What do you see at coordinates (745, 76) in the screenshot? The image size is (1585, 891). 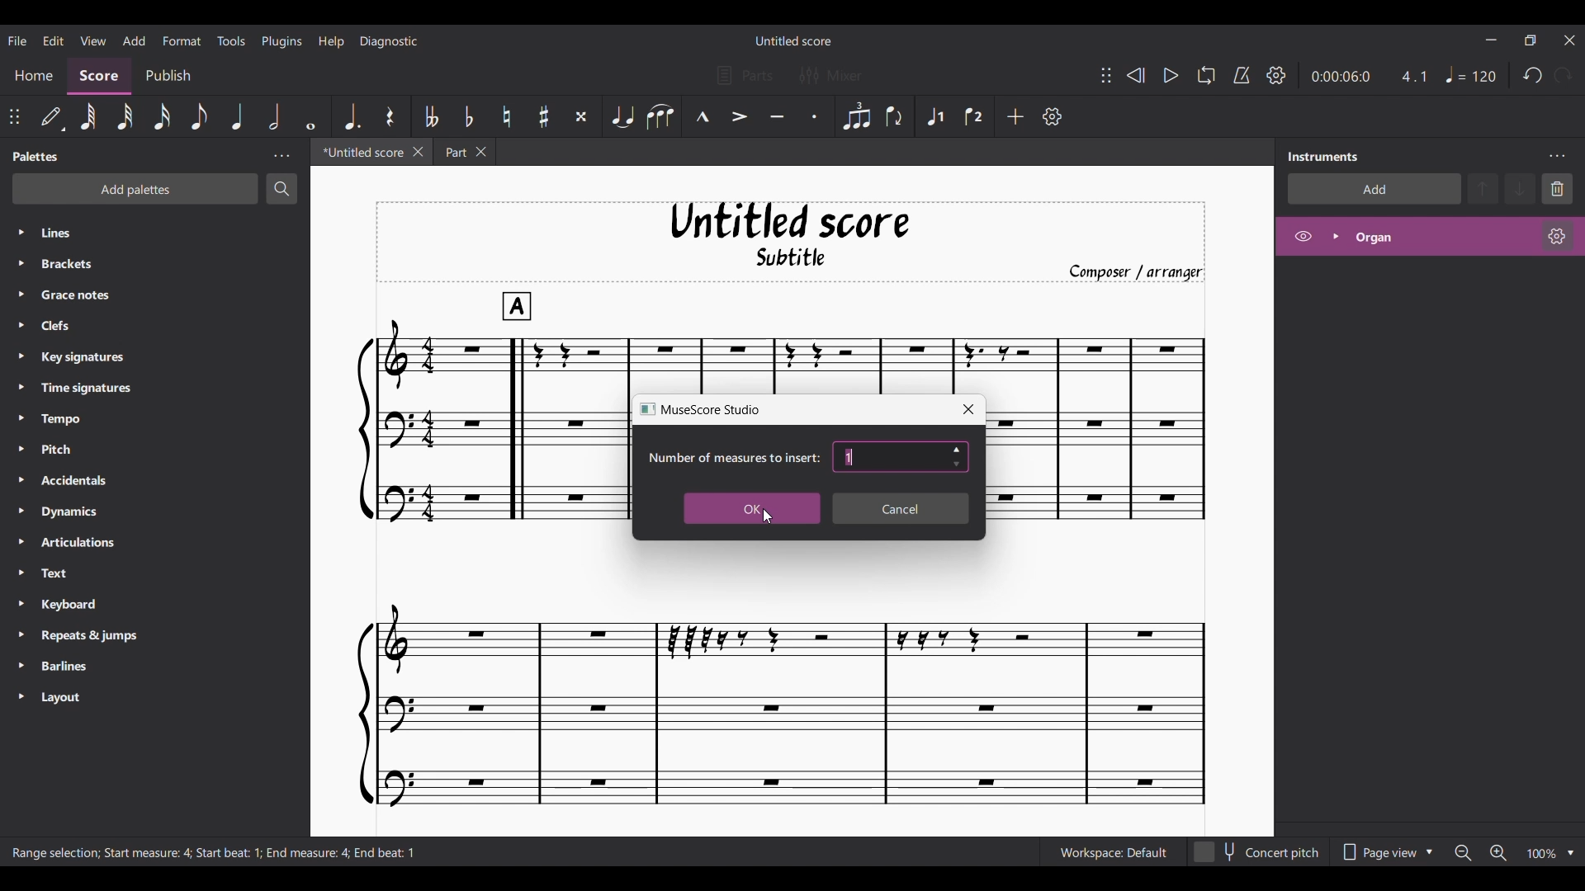 I see `Parts` at bounding box center [745, 76].